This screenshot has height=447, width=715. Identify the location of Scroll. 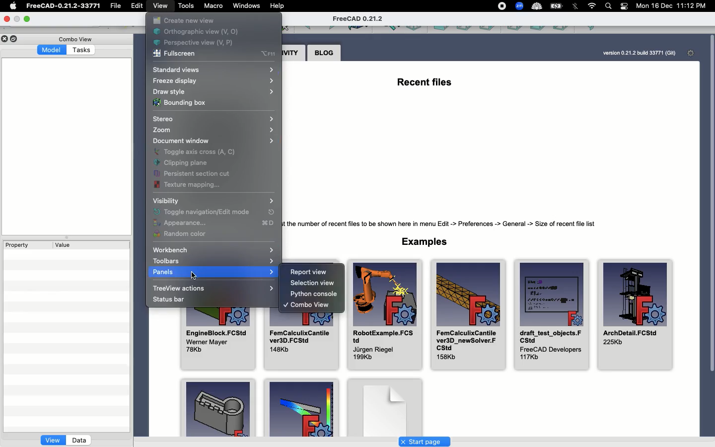
(711, 233).